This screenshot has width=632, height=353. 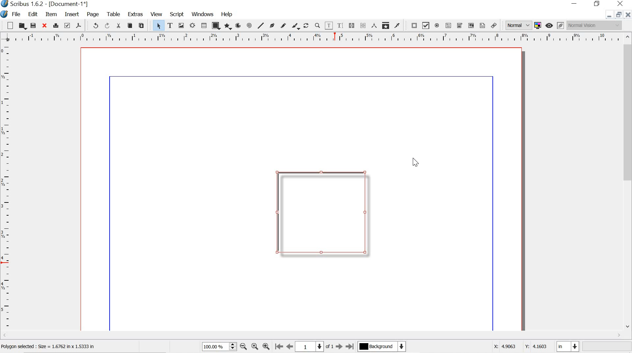 What do you see at coordinates (33, 25) in the screenshot?
I see `save` at bounding box center [33, 25].